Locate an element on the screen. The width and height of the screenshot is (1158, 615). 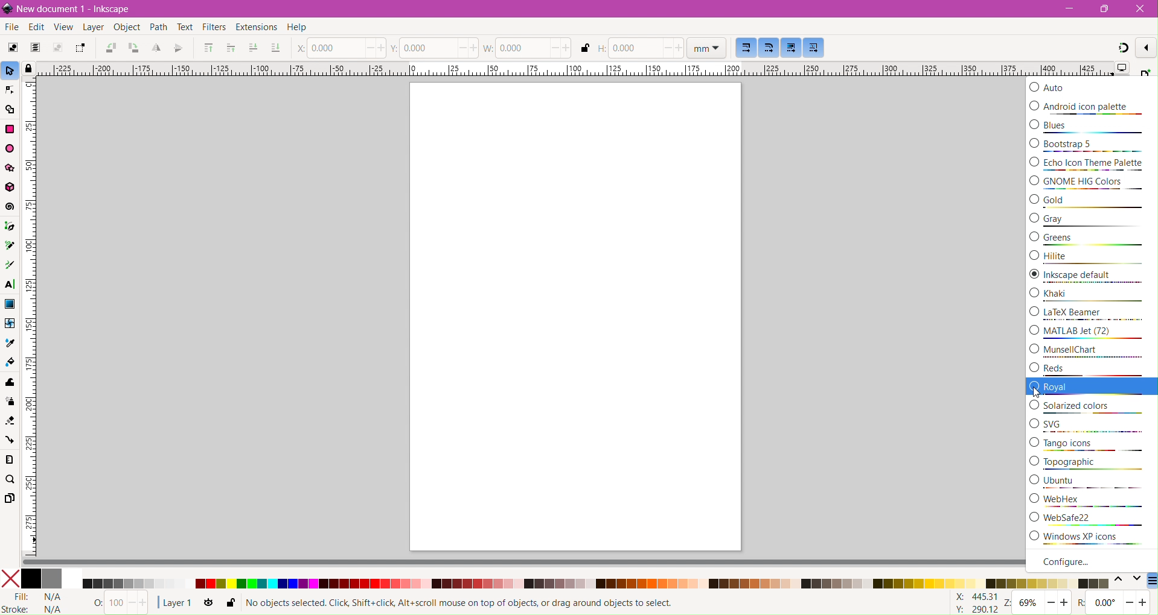
Cursor coordinates is located at coordinates (971, 603).